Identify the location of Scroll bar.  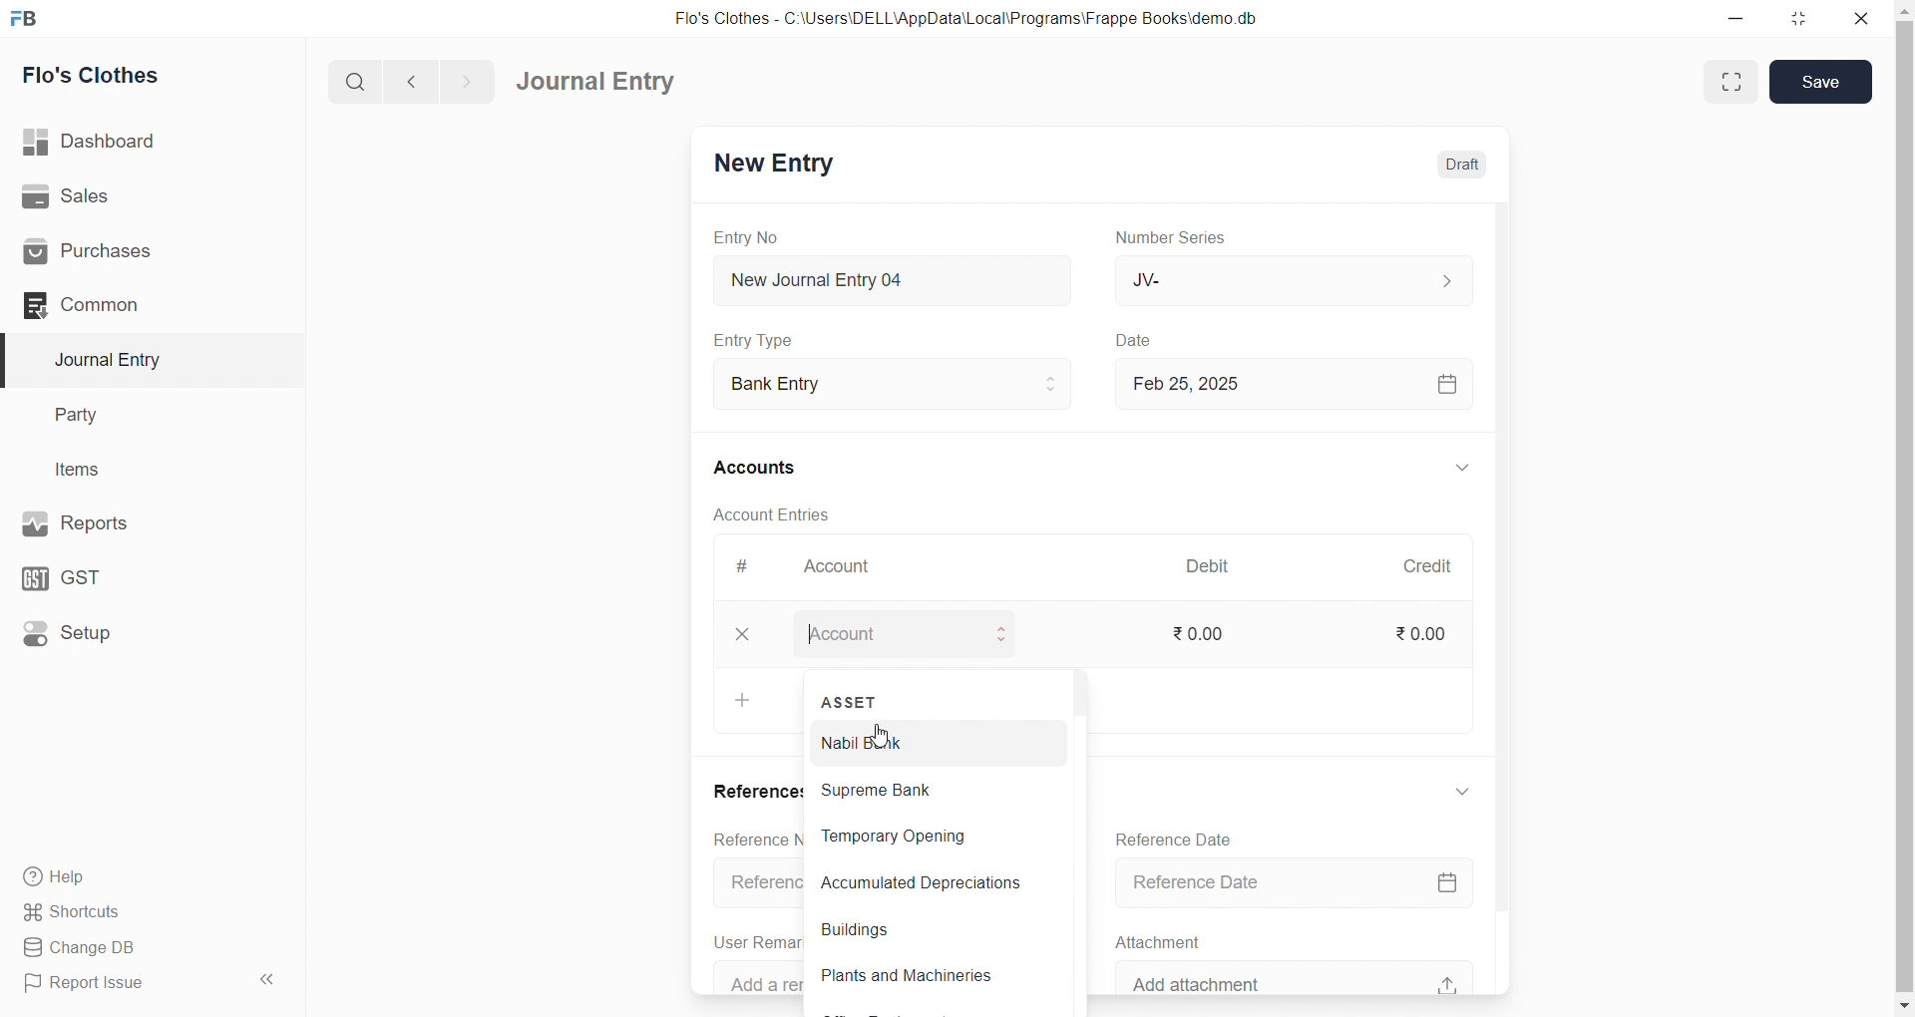
(1509, 597).